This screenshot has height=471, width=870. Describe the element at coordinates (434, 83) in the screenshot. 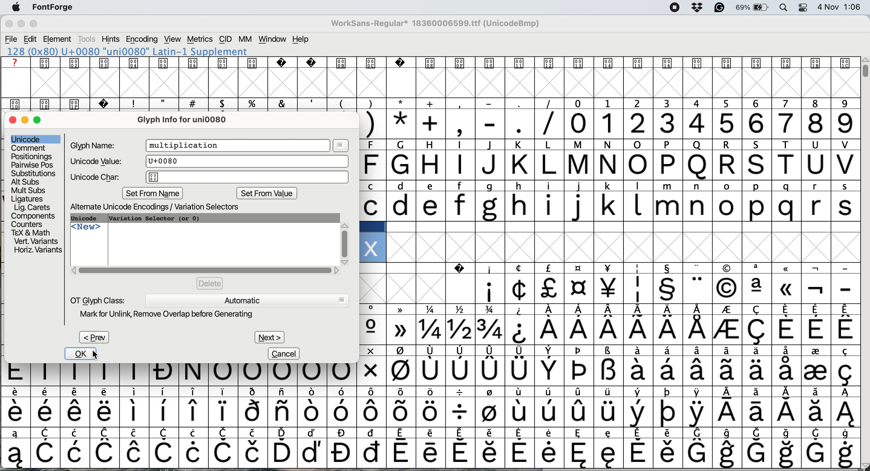

I see `glyph grid` at that location.